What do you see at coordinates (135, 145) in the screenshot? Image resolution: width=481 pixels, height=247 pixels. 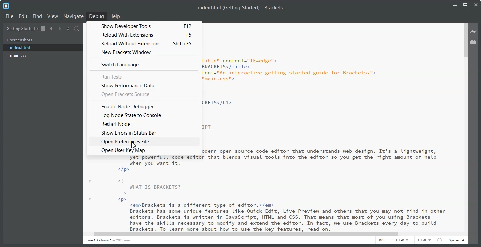 I see `cursor` at bounding box center [135, 145].